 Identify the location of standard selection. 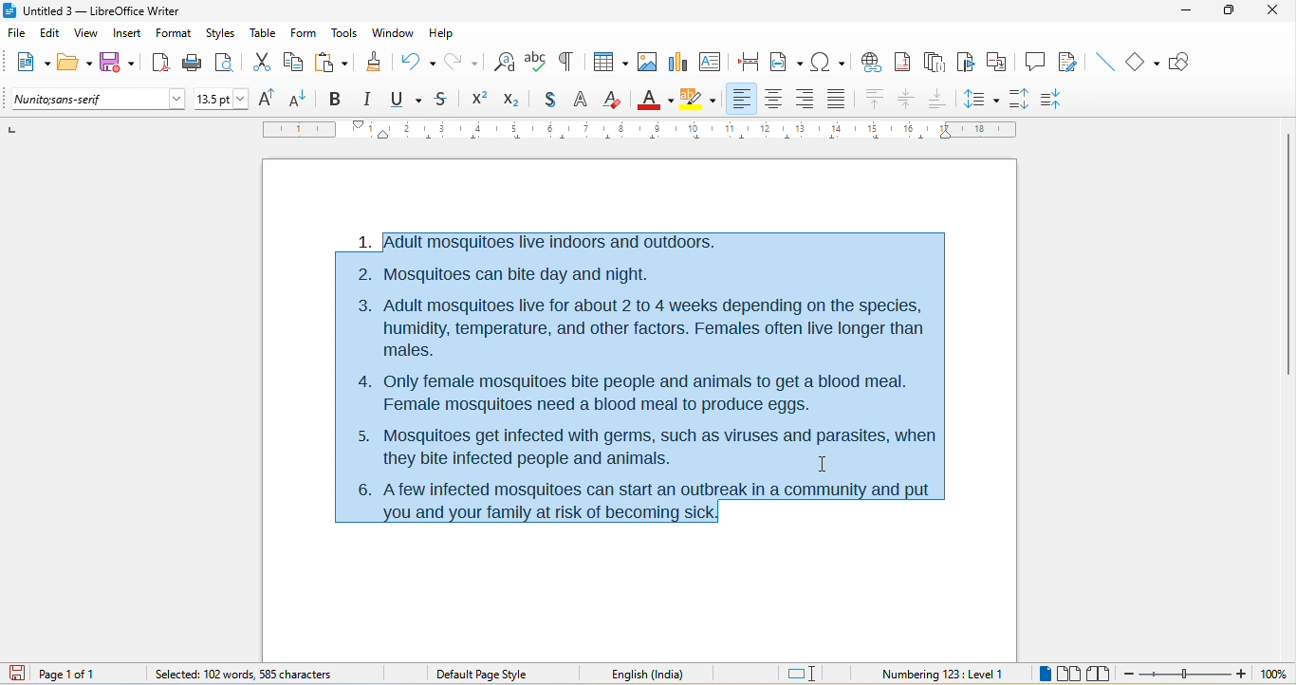
(803, 673).